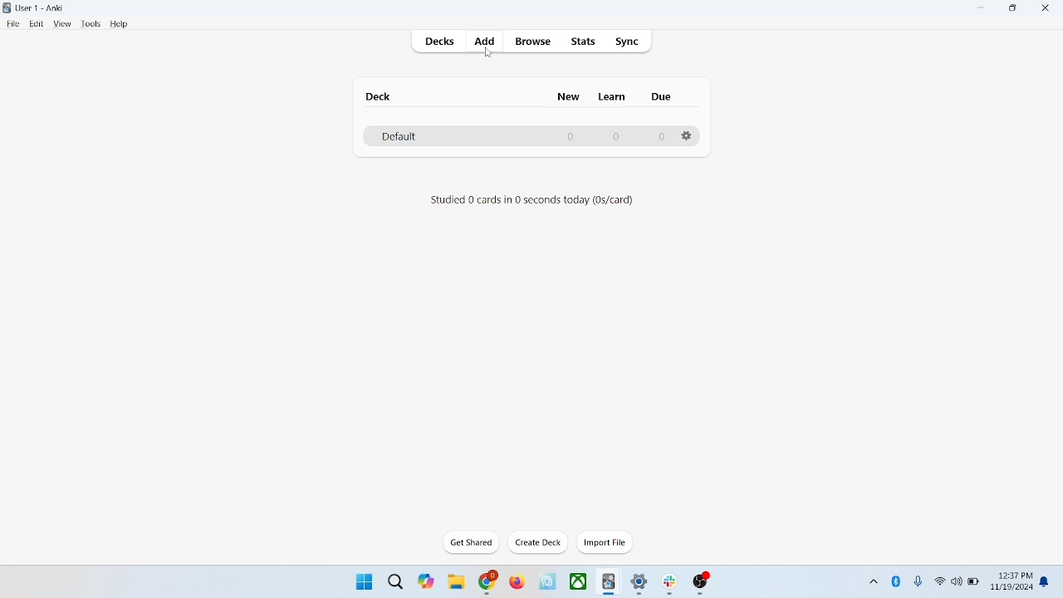 This screenshot has width=1063, height=598. What do you see at coordinates (982, 8) in the screenshot?
I see `minimize` at bounding box center [982, 8].